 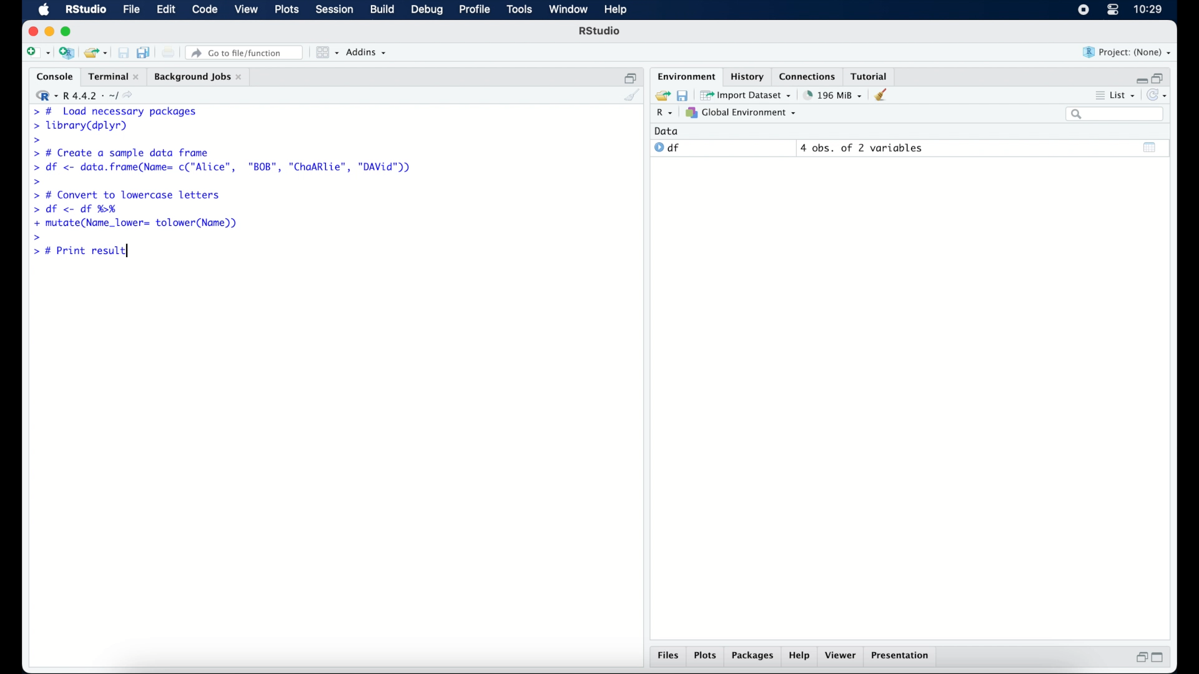 I want to click on plots, so click(x=707, y=657).